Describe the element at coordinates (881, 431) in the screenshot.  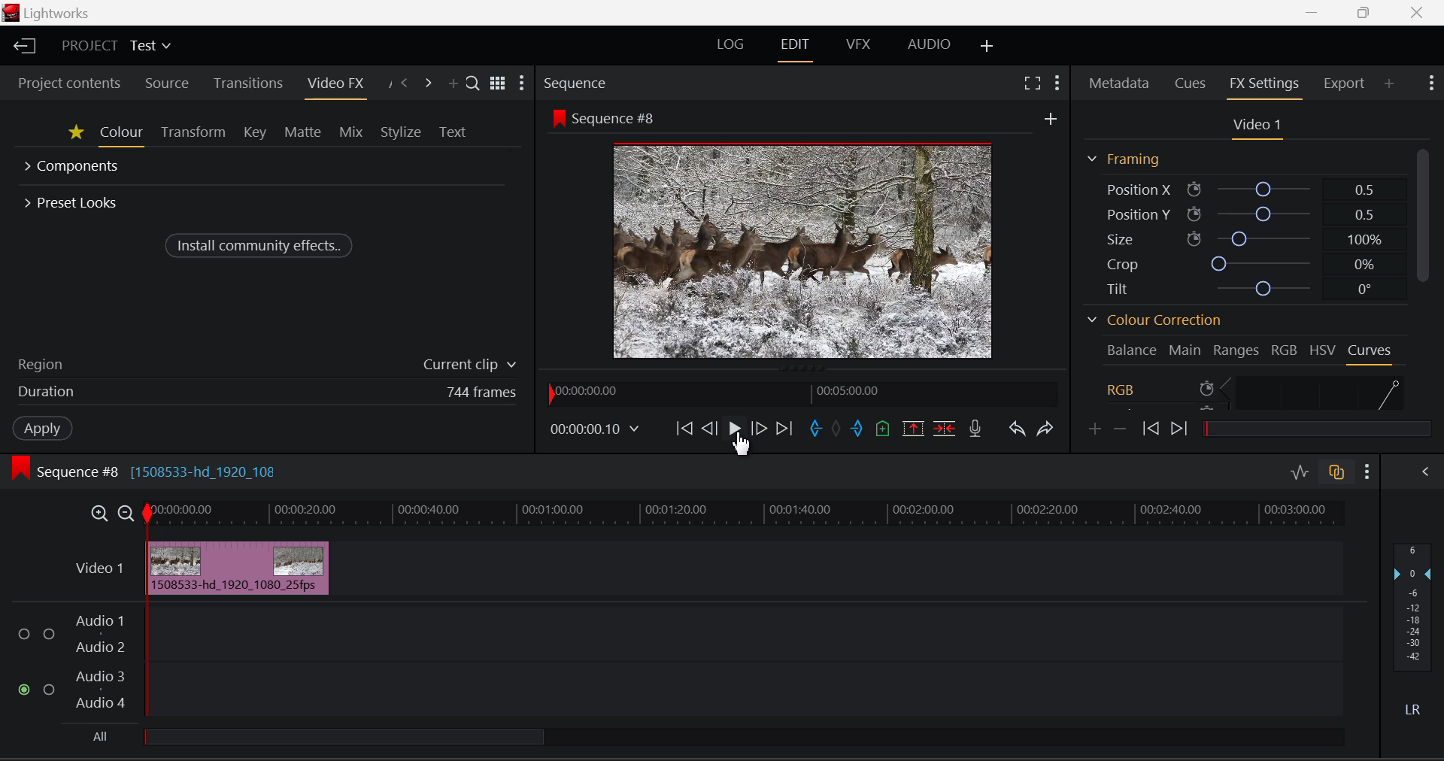
I see `Mark Cue` at that location.